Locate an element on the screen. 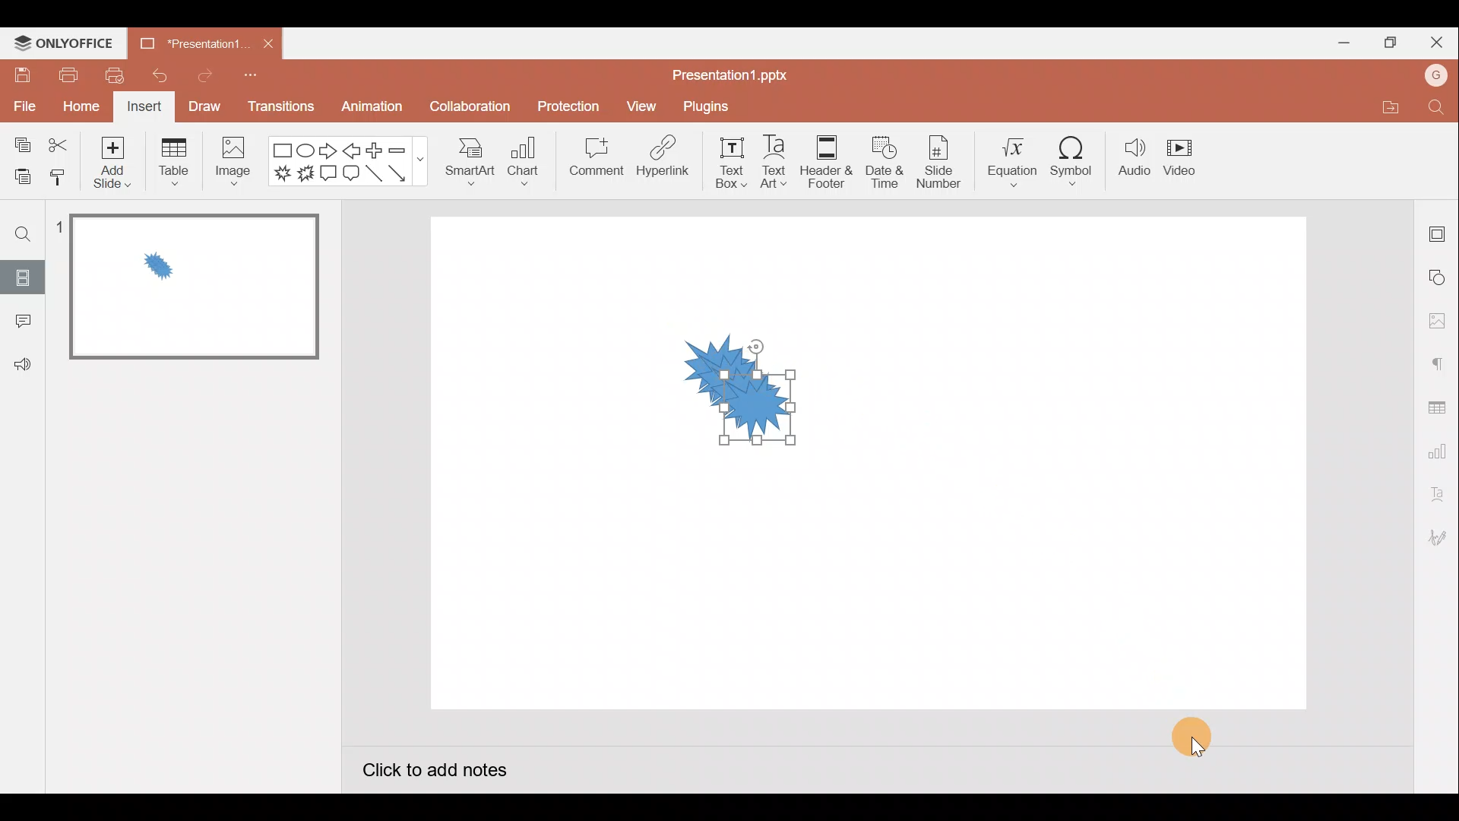 The height and width of the screenshot is (821, 1459). Explosion 2 is located at coordinates (307, 178).